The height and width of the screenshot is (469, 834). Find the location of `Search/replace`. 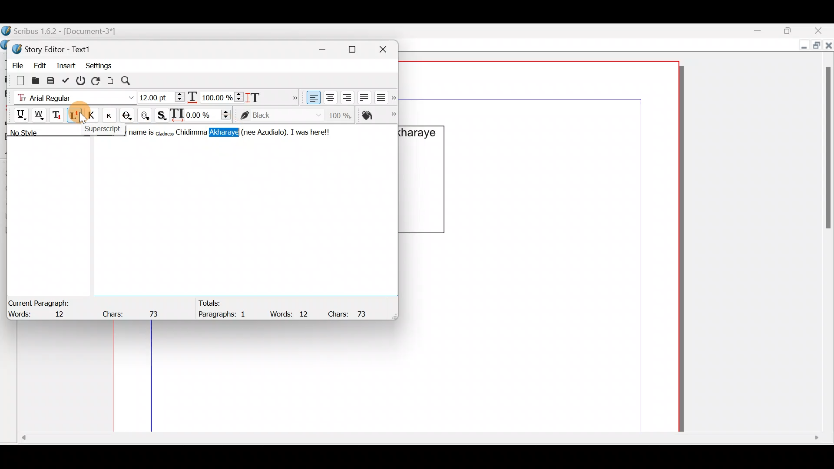

Search/replace is located at coordinates (131, 81).